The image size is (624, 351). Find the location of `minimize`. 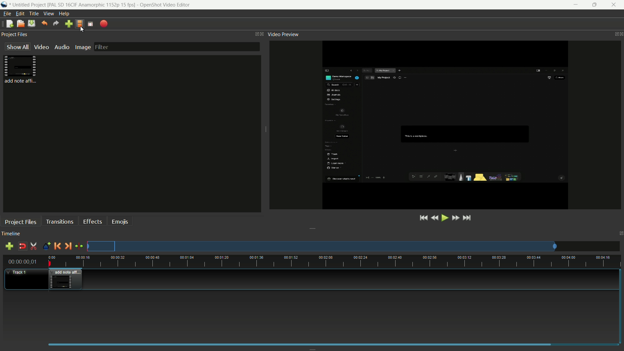

minimize is located at coordinates (575, 5).